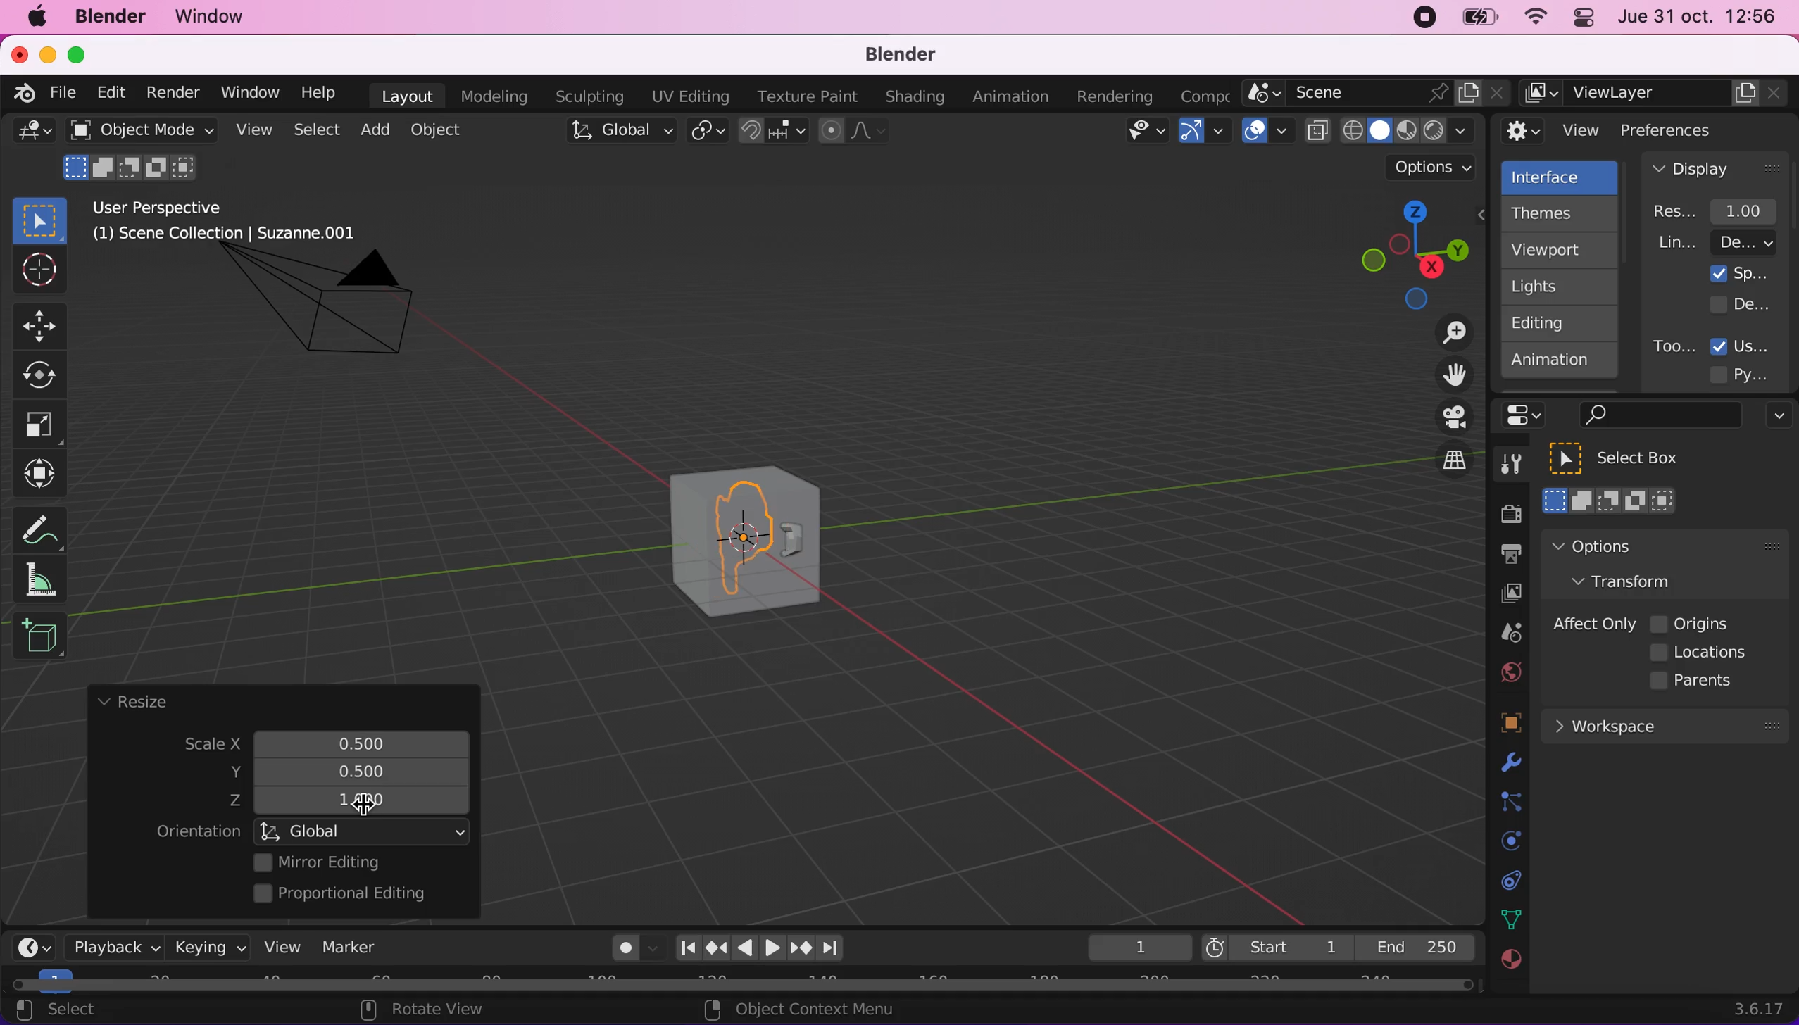 Image resolution: width=1799 pixels, height=1025 pixels. What do you see at coordinates (1509, 803) in the screenshot?
I see `constraints` at bounding box center [1509, 803].